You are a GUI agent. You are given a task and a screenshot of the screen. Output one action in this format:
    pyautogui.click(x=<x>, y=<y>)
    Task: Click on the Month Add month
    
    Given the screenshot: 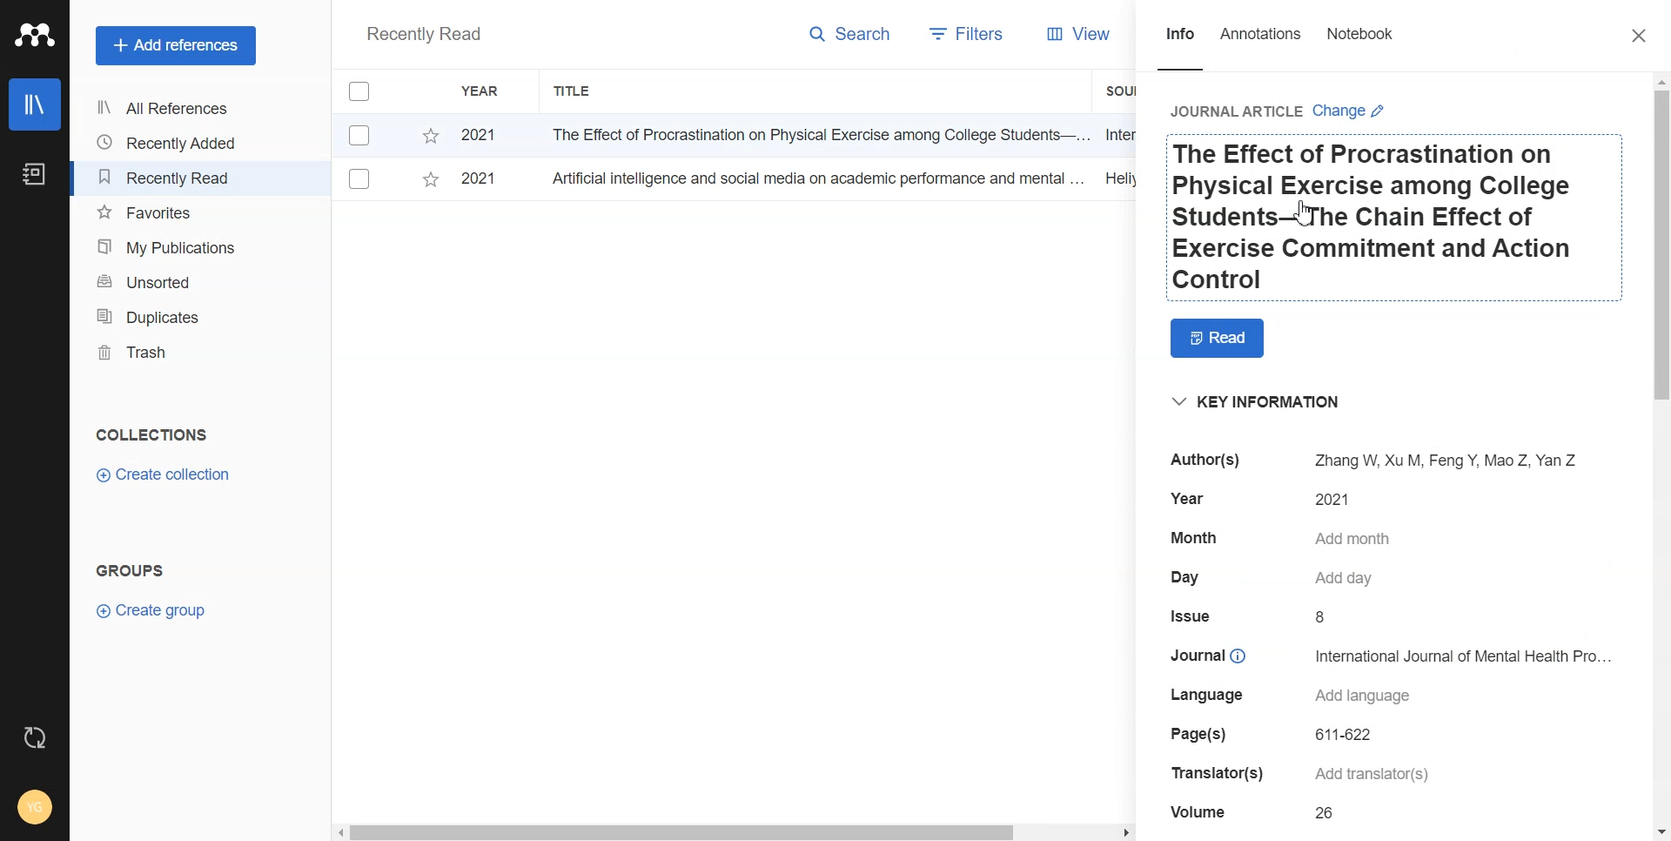 What is the action you would take?
    pyautogui.click(x=1286, y=537)
    